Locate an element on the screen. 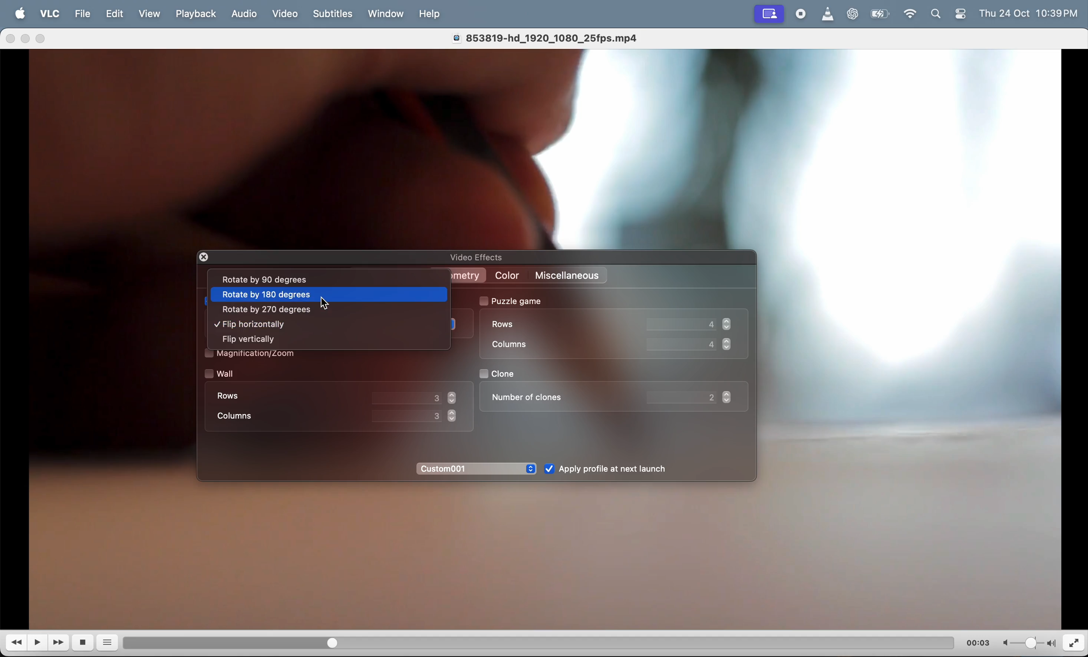 The width and height of the screenshot is (1088, 657). coloumn is located at coordinates (238, 415).